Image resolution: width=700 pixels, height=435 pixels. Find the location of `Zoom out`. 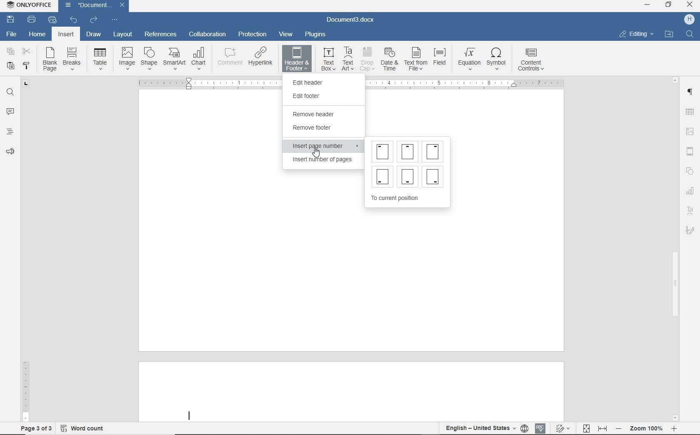

Zoom out is located at coordinates (618, 428).